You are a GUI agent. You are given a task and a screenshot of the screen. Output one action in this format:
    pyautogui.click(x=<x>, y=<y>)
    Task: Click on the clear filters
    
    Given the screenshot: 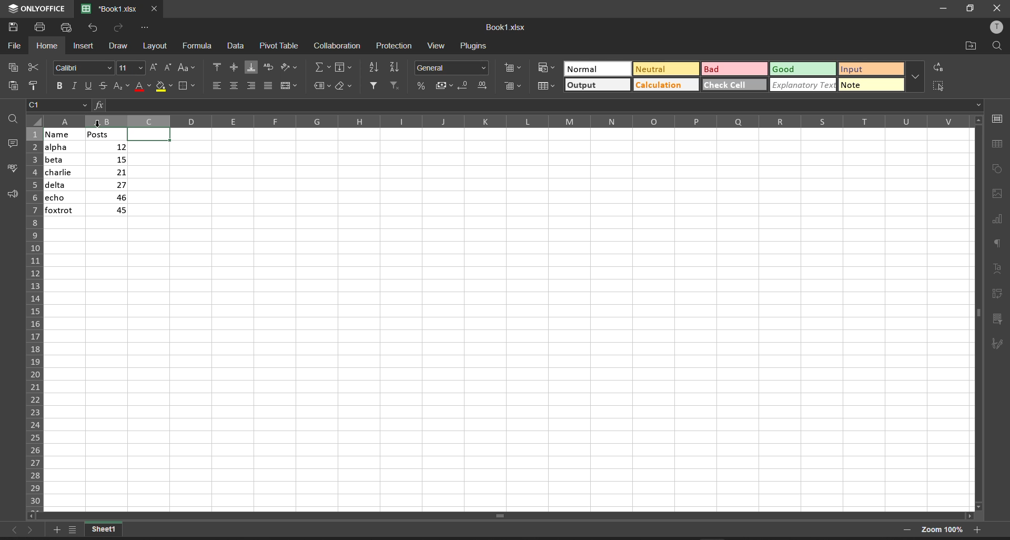 What is the action you would take?
    pyautogui.click(x=394, y=87)
    